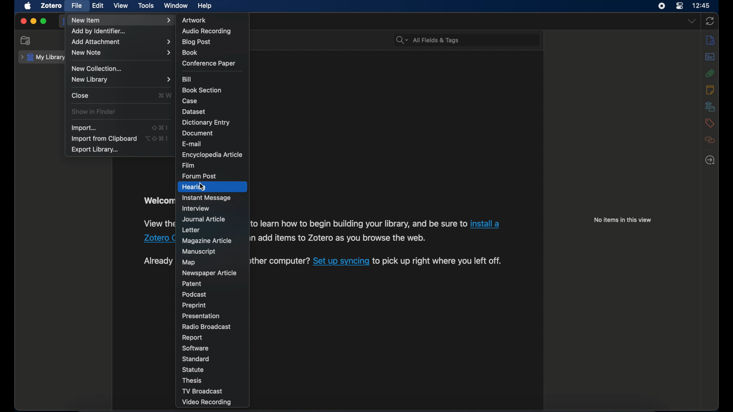 The height and width of the screenshot is (412, 733). I want to click on zotero, so click(51, 6).